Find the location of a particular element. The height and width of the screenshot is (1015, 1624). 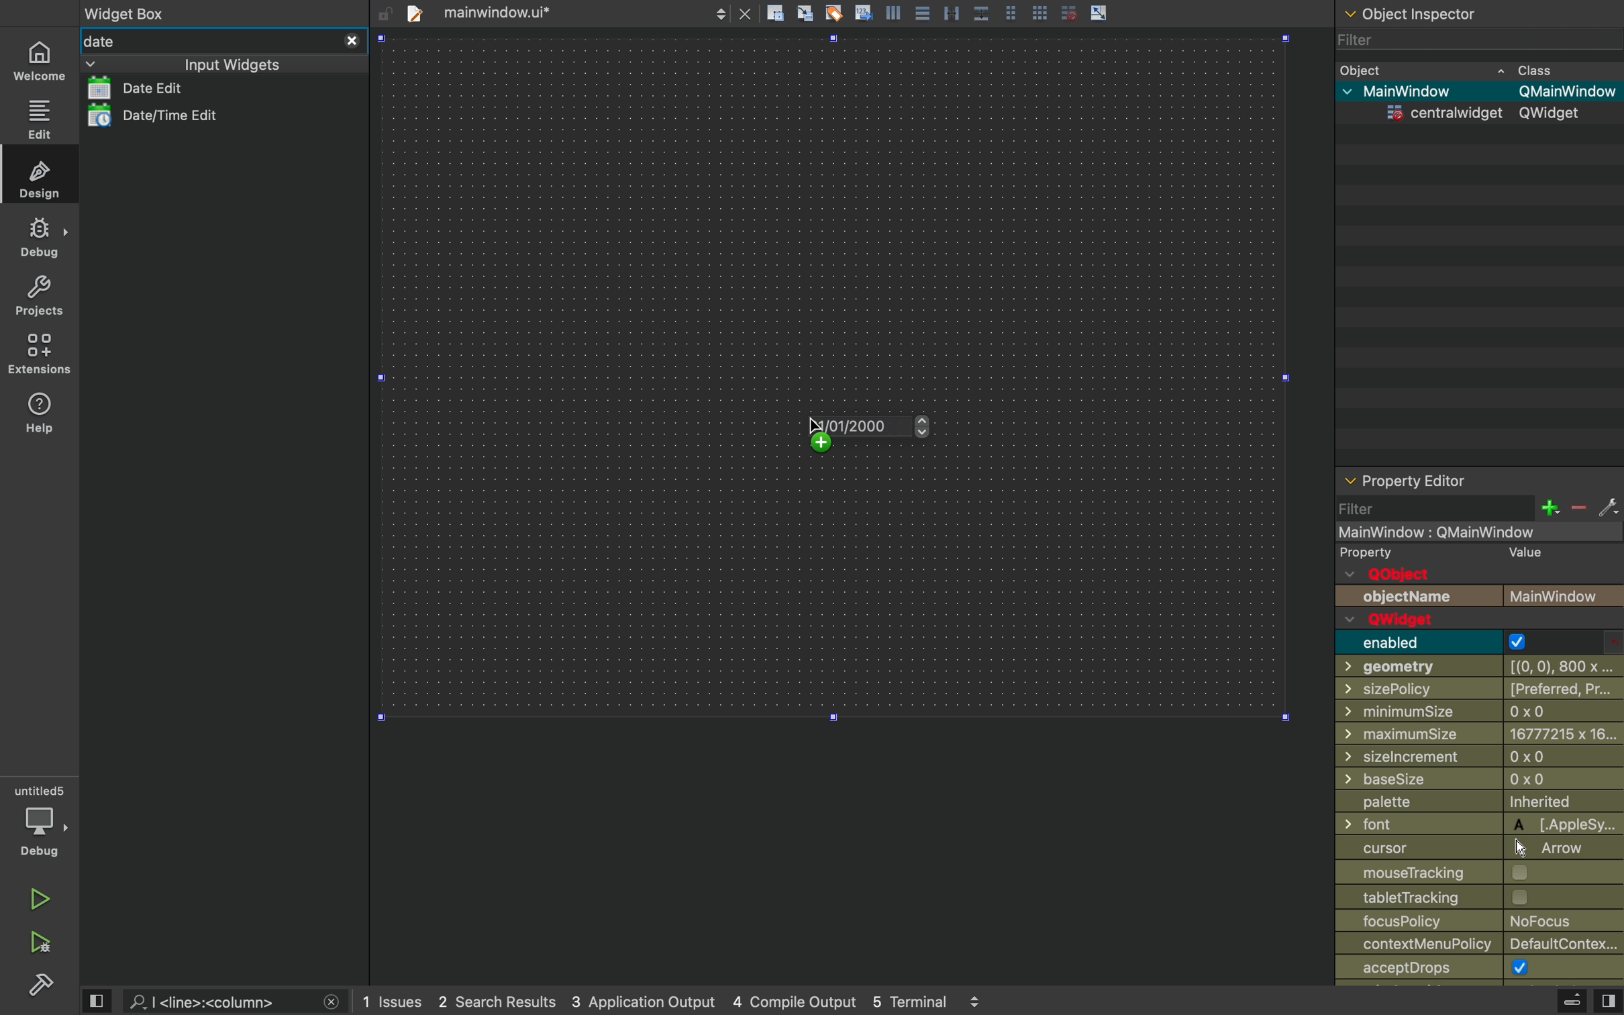

tagging is located at coordinates (833, 12).